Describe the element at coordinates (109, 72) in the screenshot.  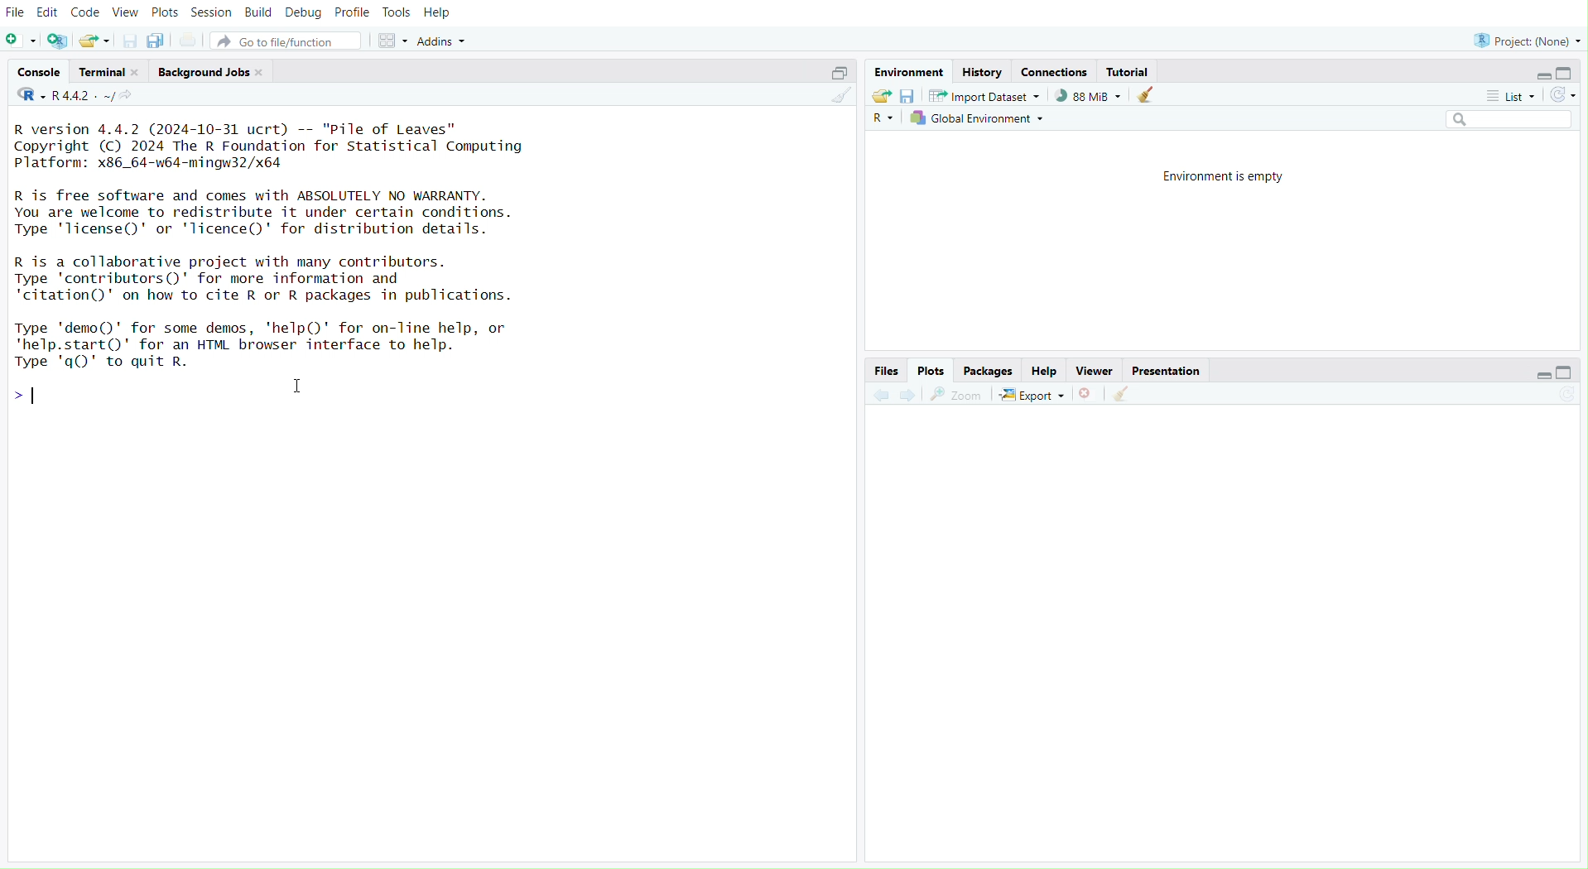
I see `Terminal` at that location.